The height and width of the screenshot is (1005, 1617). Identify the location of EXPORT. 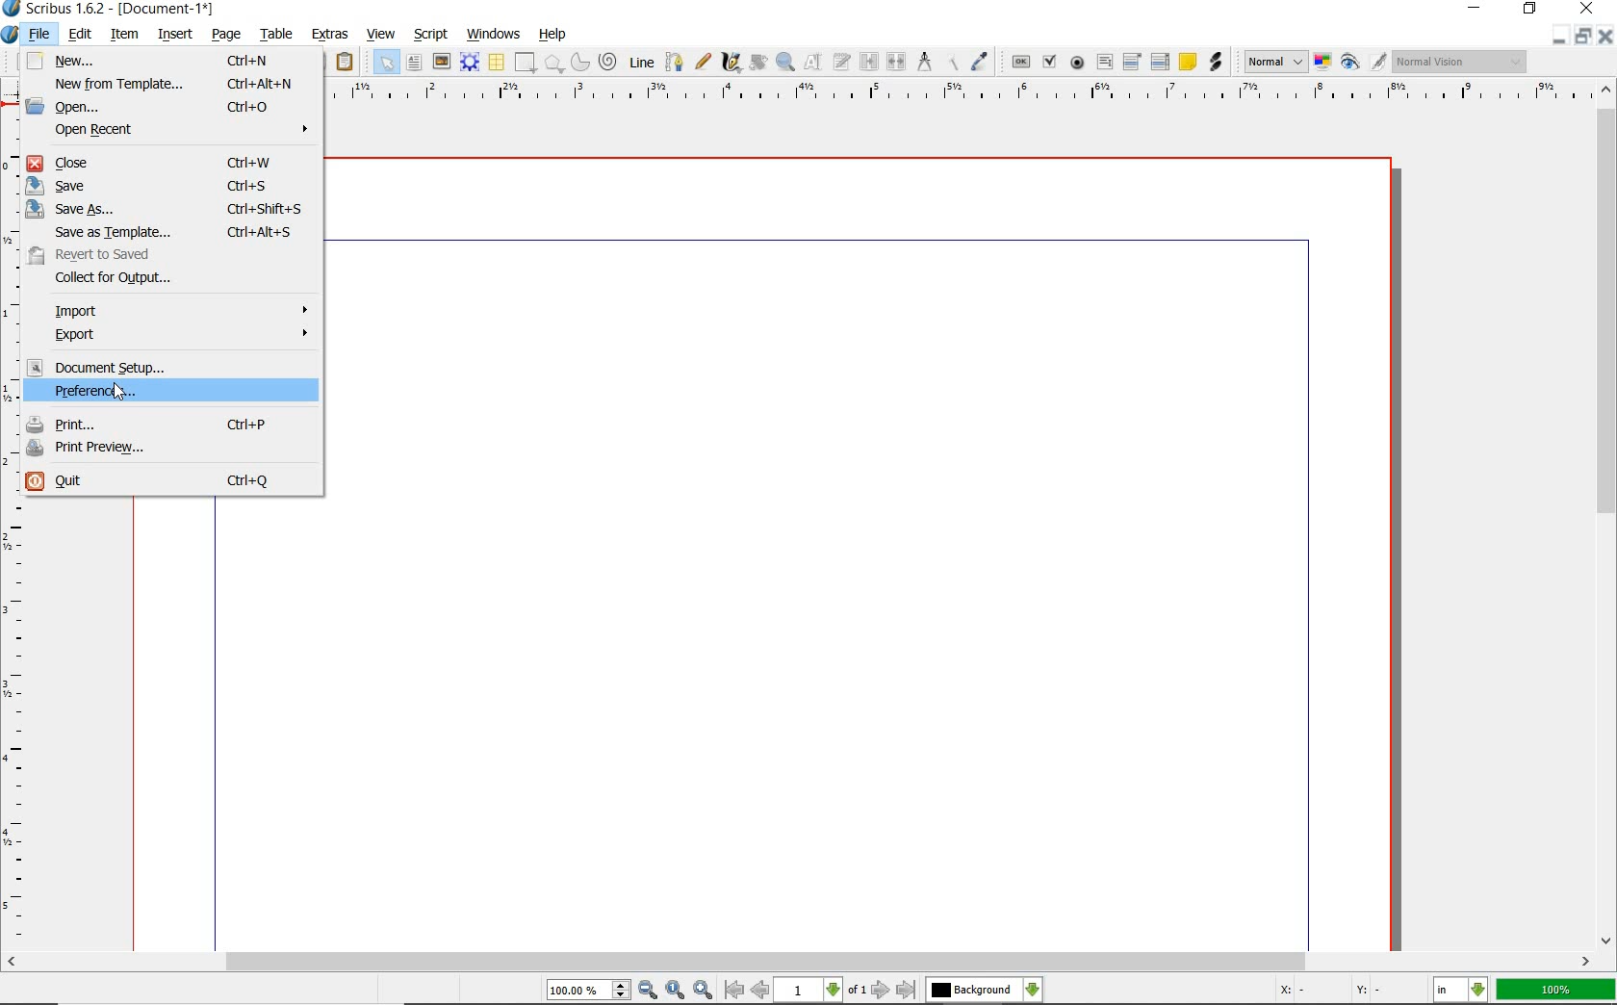
(176, 337).